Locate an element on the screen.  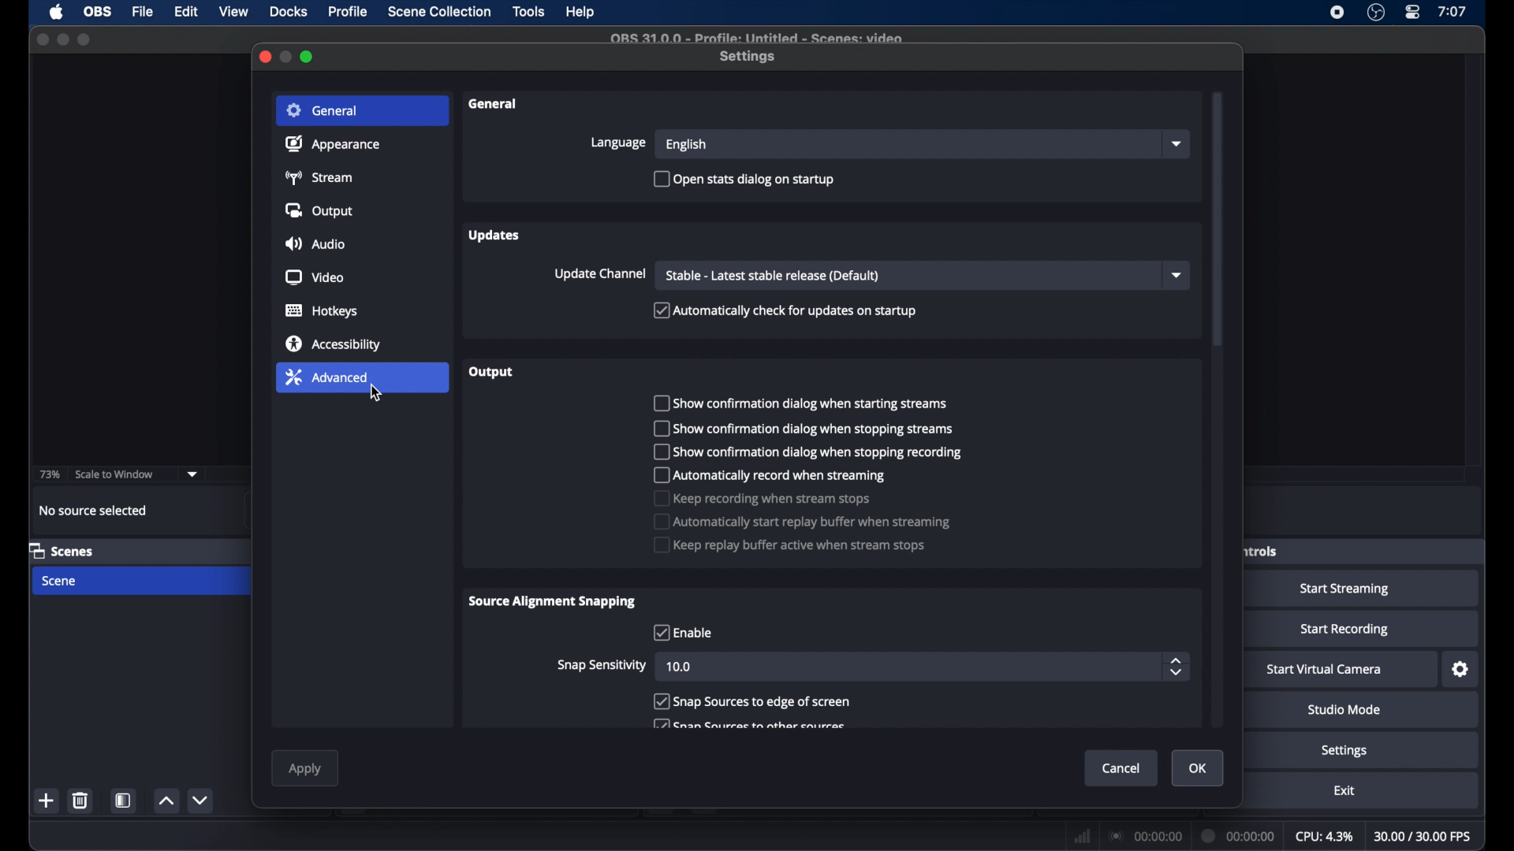
maximize is located at coordinates (84, 39).